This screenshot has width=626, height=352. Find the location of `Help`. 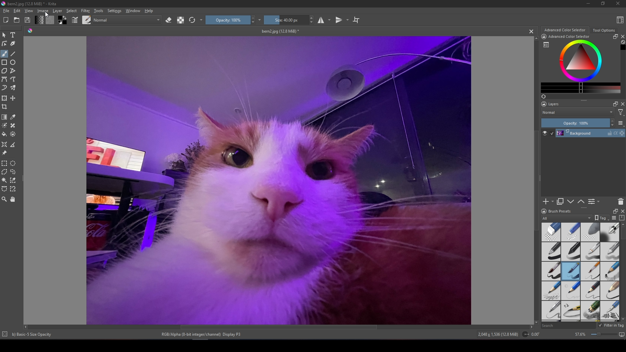

Help is located at coordinates (149, 10).